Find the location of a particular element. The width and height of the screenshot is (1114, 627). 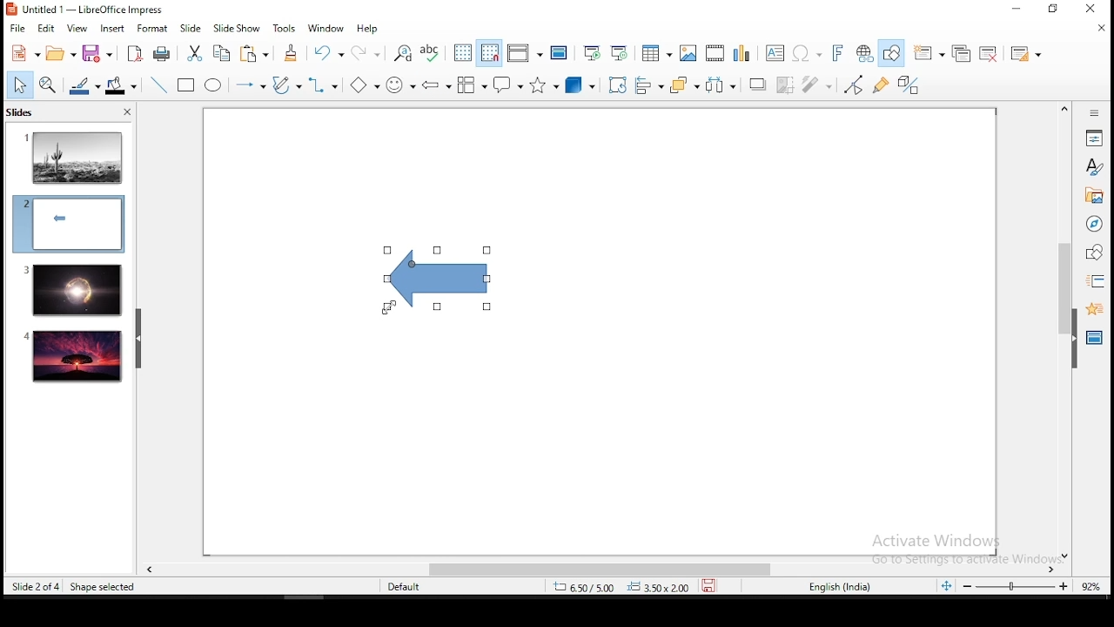

slides is located at coordinates (24, 114).